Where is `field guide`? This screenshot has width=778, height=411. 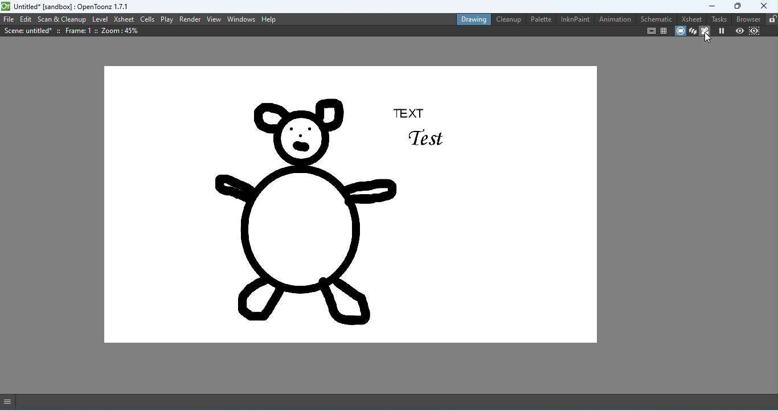
field guide is located at coordinates (664, 31).